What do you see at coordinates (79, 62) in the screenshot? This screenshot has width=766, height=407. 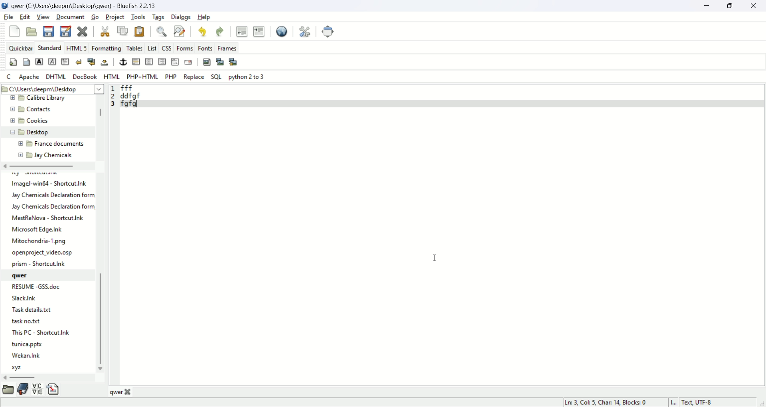 I see `break` at bounding box center [79, 62].